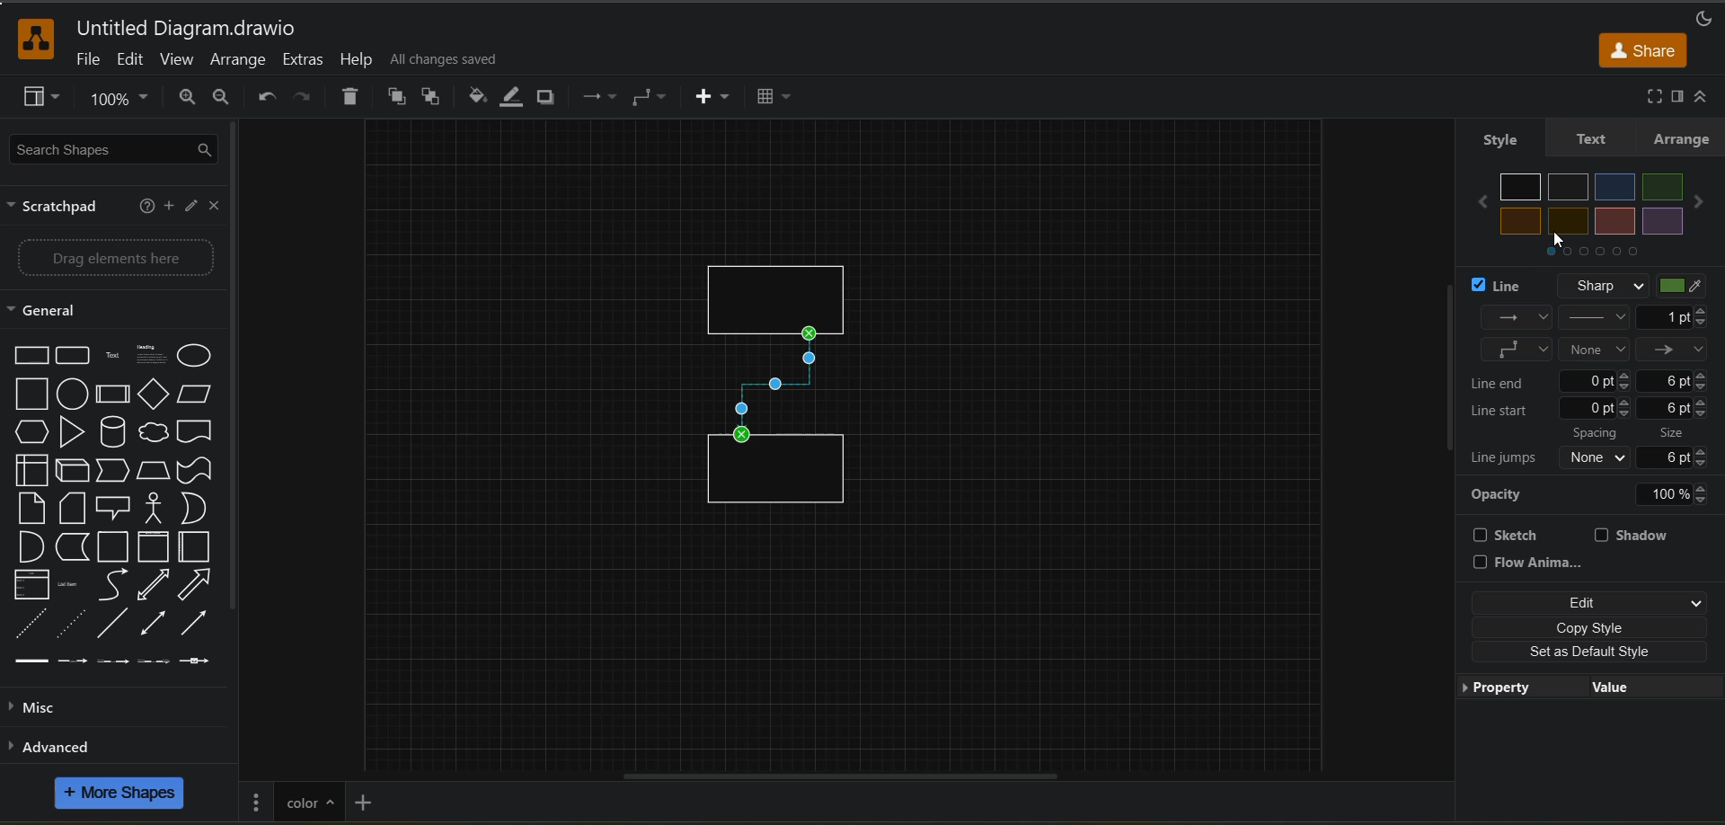  I want to click on scratchpad, so click(58, 208).